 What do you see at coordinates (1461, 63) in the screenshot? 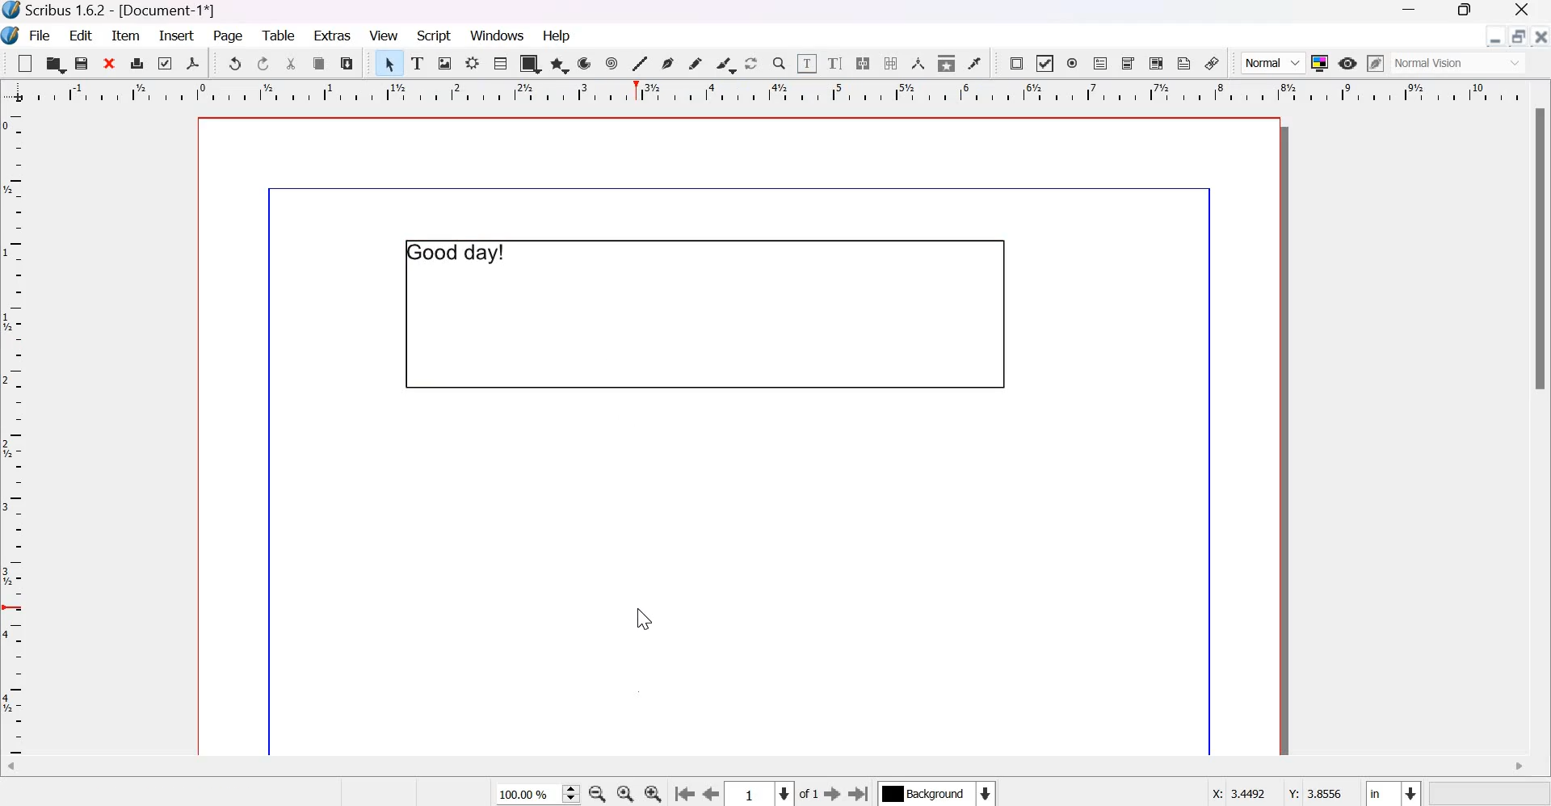
I see `Normal Vision` at bounding box center [1461, 63].